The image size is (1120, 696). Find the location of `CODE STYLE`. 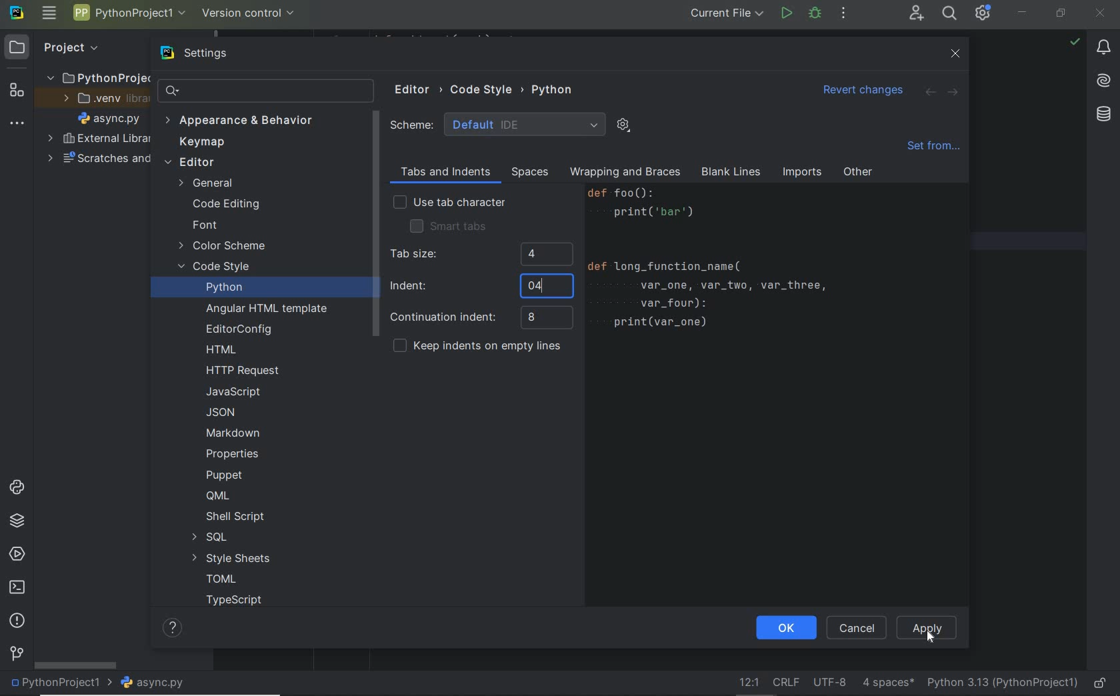

CODE STYLE is located at coordinates (488, 88).